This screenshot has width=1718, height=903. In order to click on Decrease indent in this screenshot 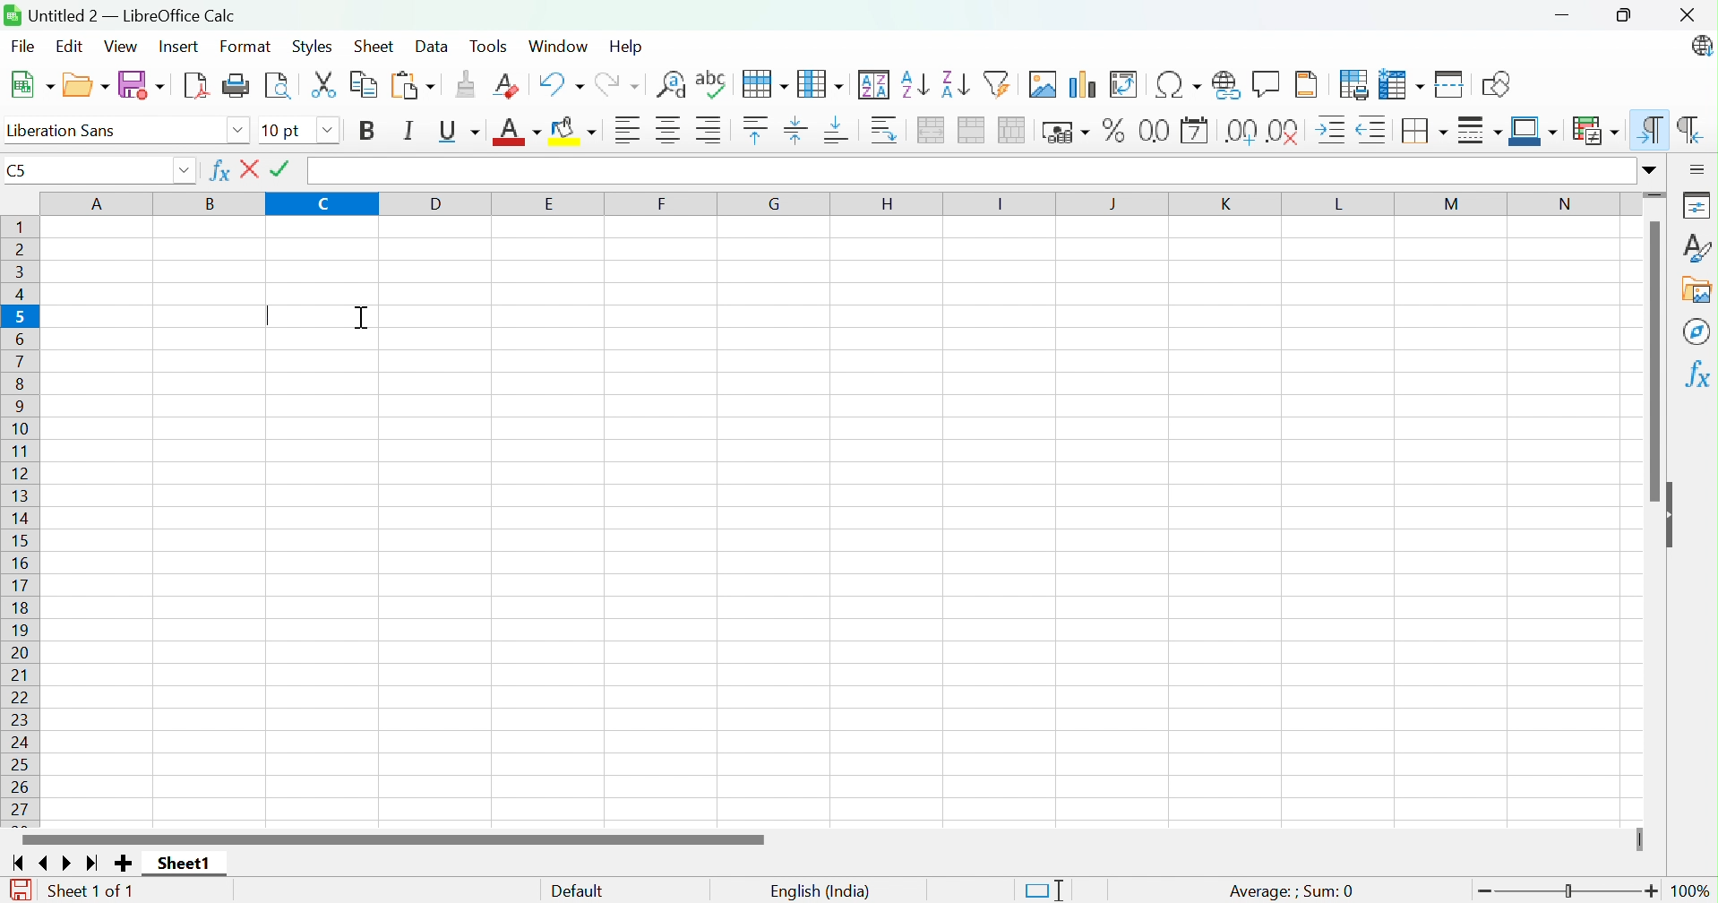, I will do `click(1373, 132)`.